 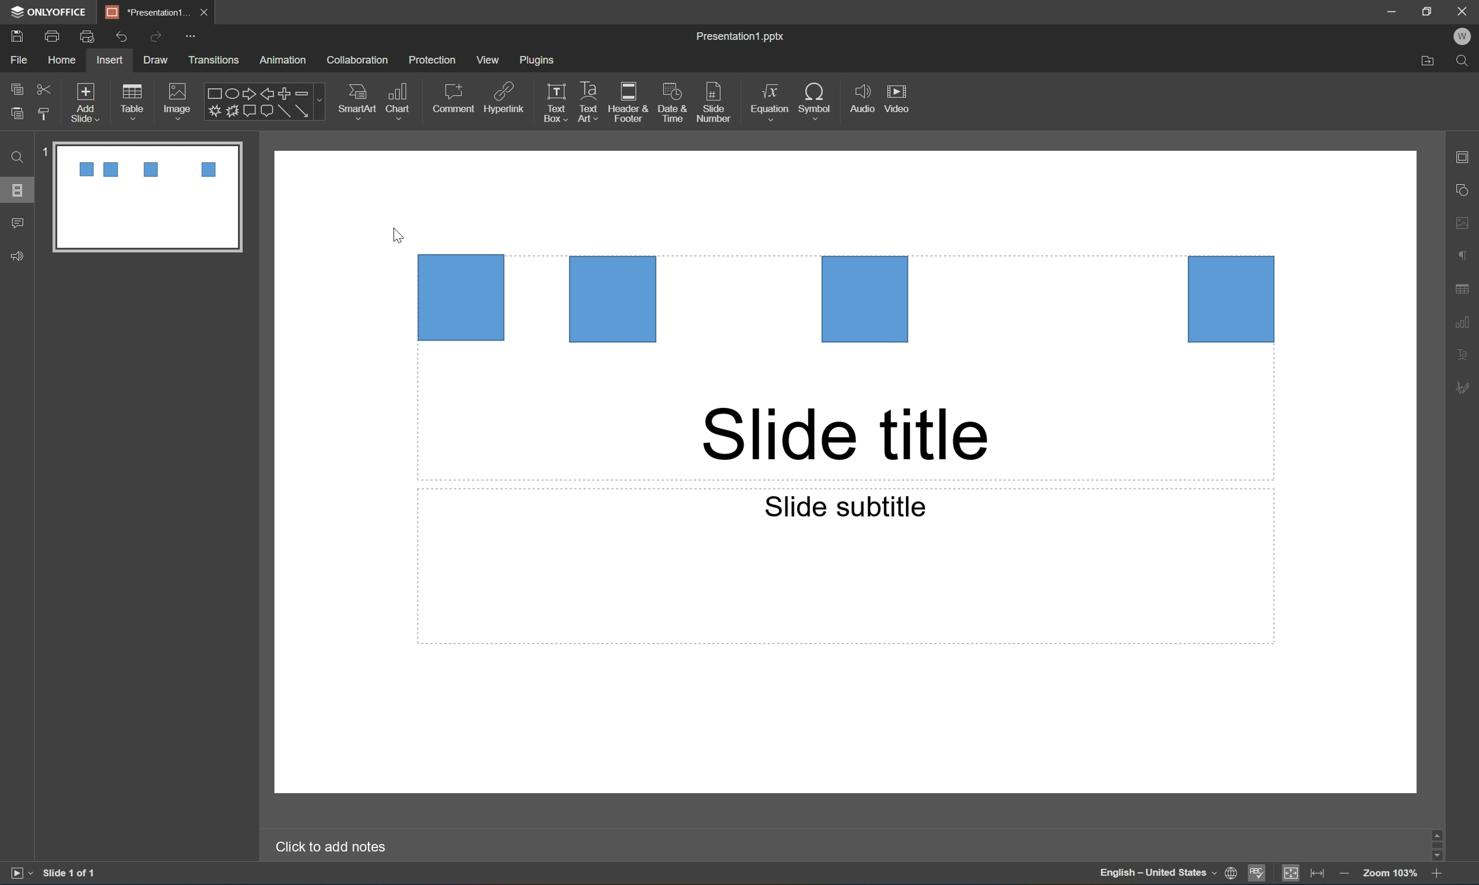 I want to click on *Presentation1..., so click(x=149, y=11).